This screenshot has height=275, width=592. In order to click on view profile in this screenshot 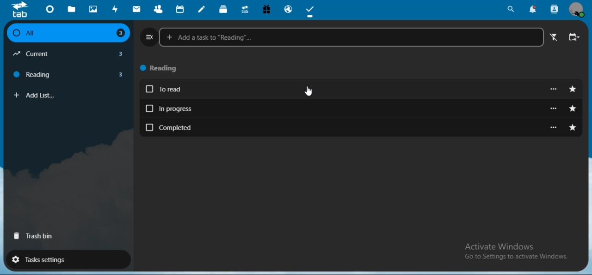, I will do `click(578, 11)`.